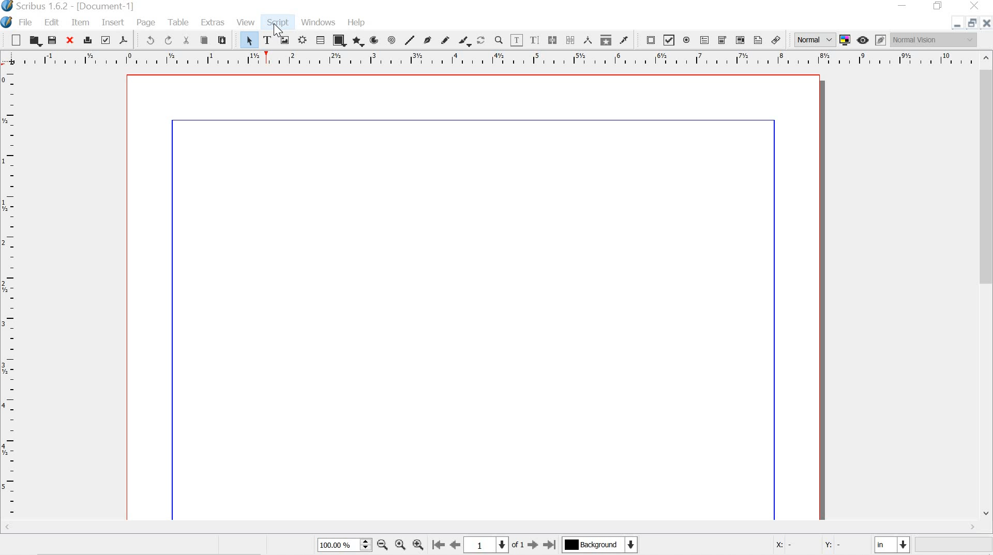 The height and width of the screenshot is (555, 993). Describe the element at coordinates (304, 40) in the screenshot. I see `render frame` at that location.